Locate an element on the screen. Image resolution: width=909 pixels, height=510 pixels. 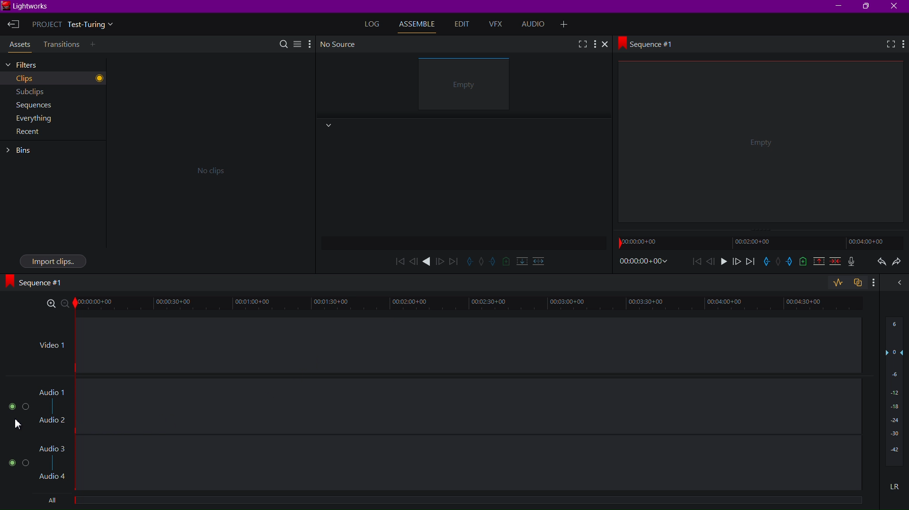
Collapse is located at coordinates (328, 126).